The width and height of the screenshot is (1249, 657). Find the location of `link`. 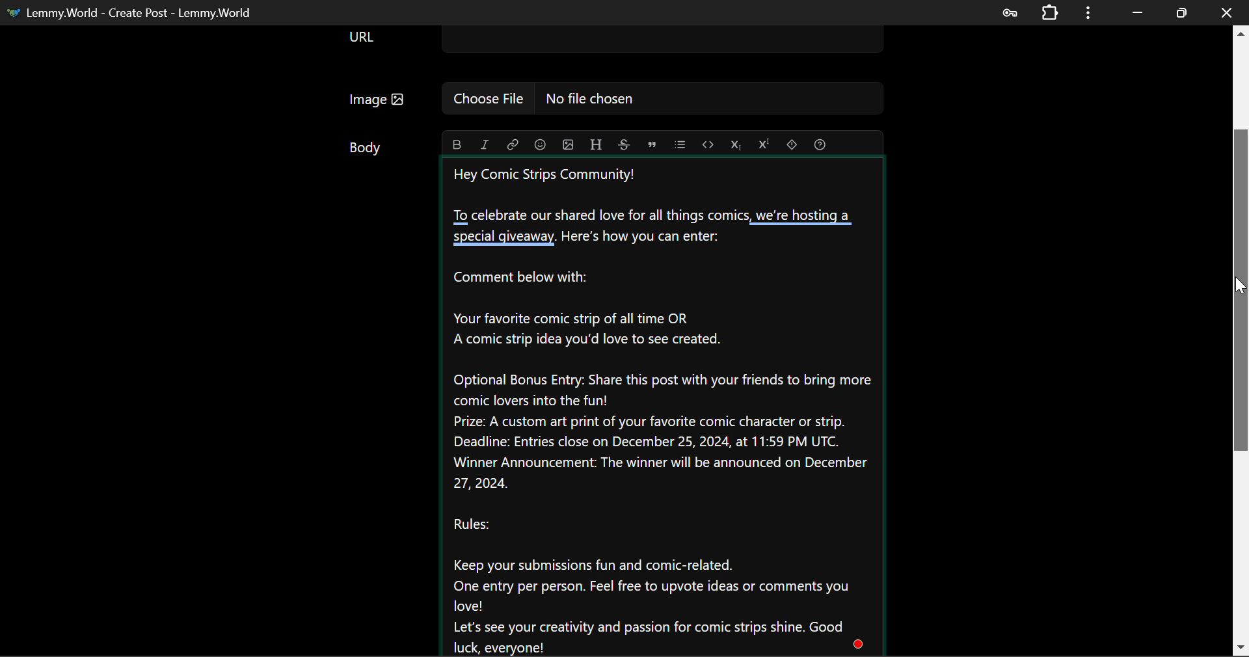

link is located at coordinates (485, 144).